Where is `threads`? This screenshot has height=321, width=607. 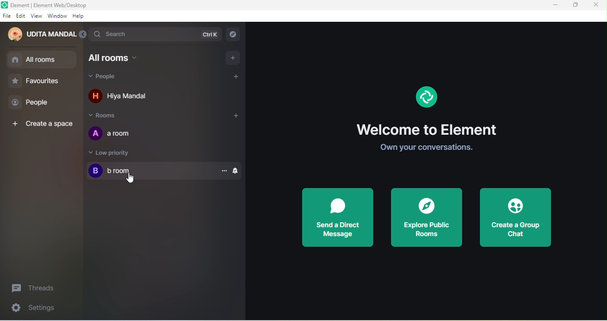 threads is located at coordinates (39, 286).